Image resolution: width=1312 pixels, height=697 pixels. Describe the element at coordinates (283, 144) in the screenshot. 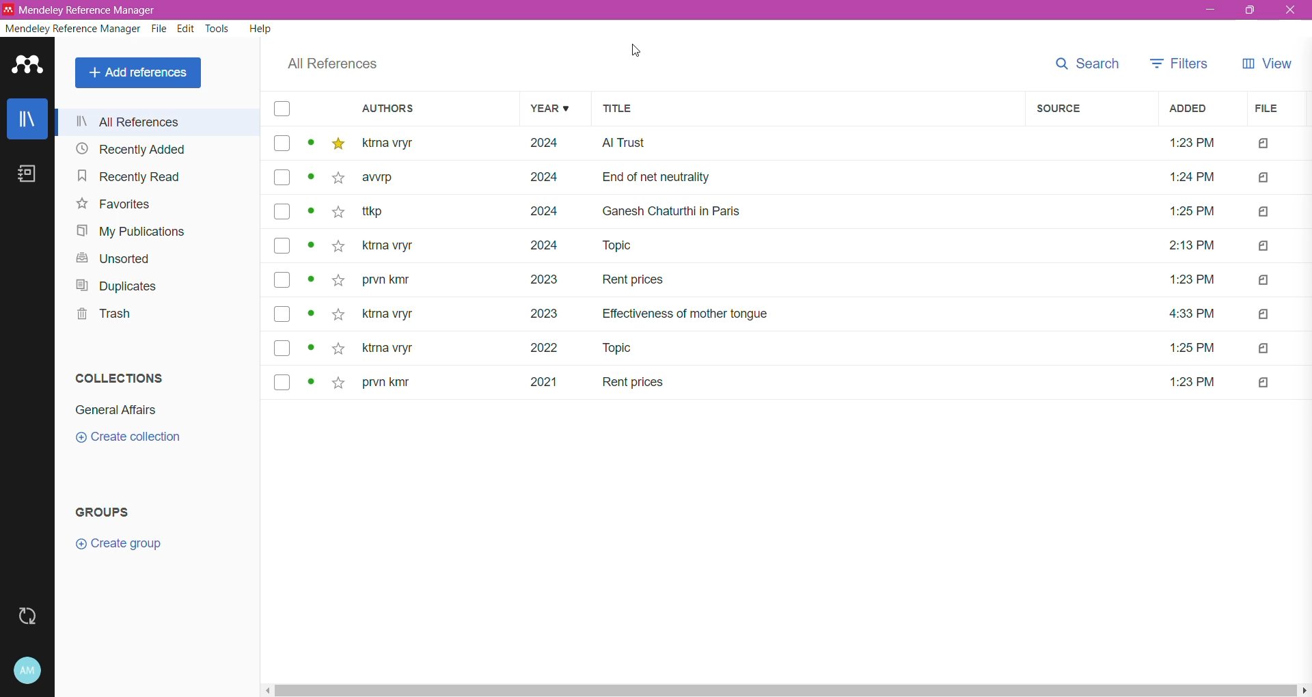

I see `select` at that location.